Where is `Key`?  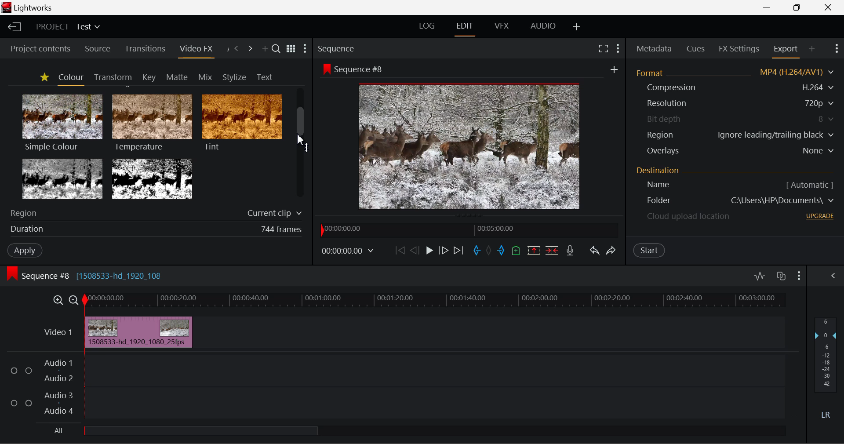 Key is located at coordinates (149, 77).